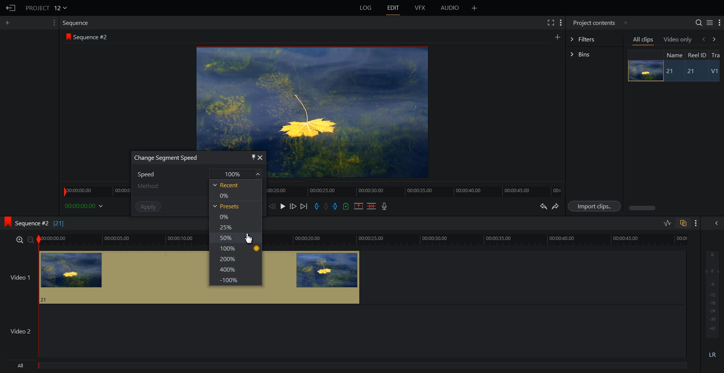  Describe the element at coordinates (556, 206) in the screenshot. I see `Redo` at that location.